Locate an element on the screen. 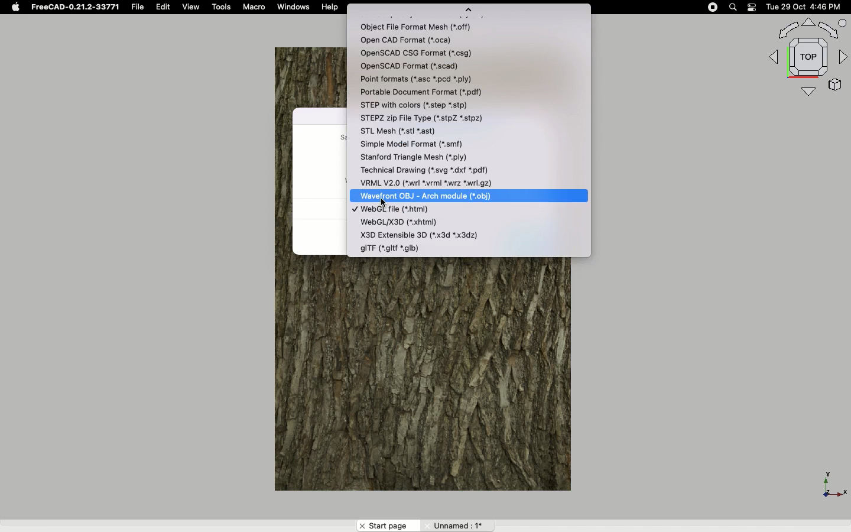  STEP with colors(*.step*.stp) is located at coordinates (434, 106).